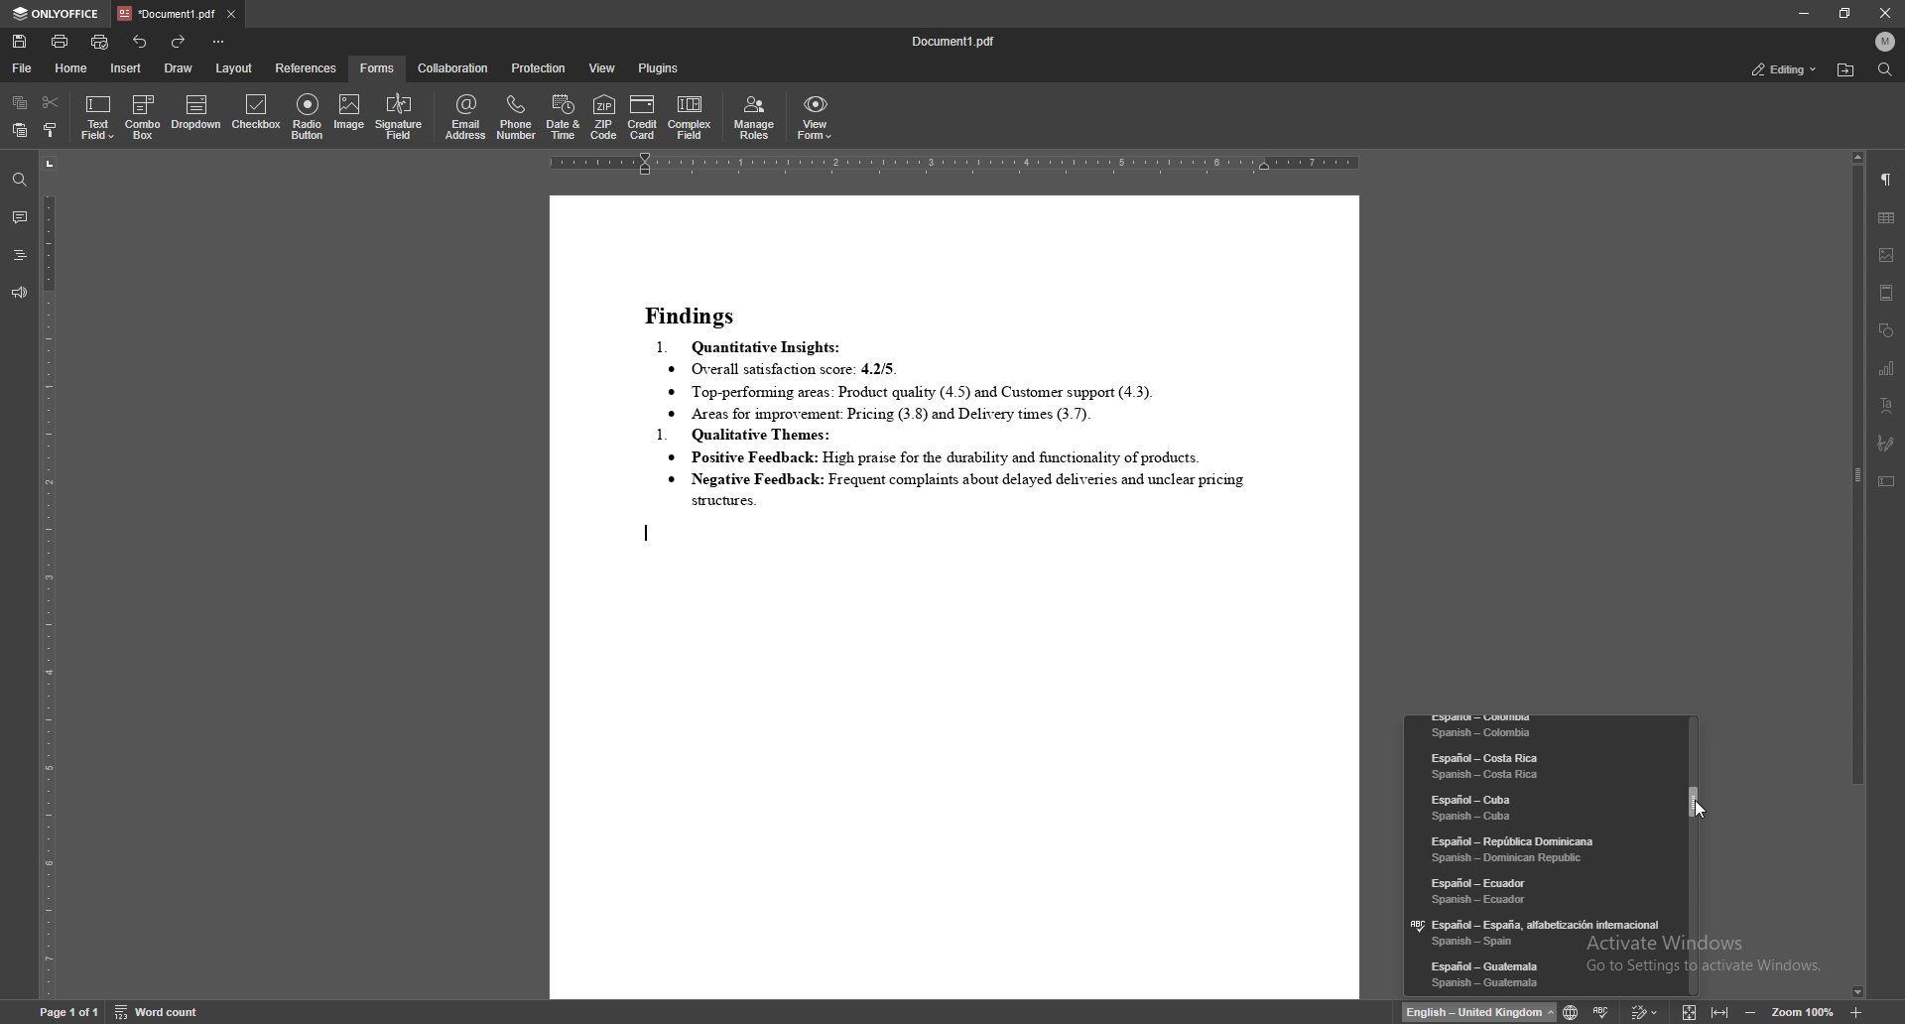  What do you see at coordinates (1720, 1012) in the screenshot?
I see `fit to width` at bounding box center [1720, 1012].